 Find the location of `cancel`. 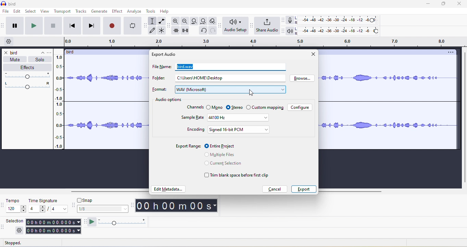

cancel is located at coordinates (275, 189).